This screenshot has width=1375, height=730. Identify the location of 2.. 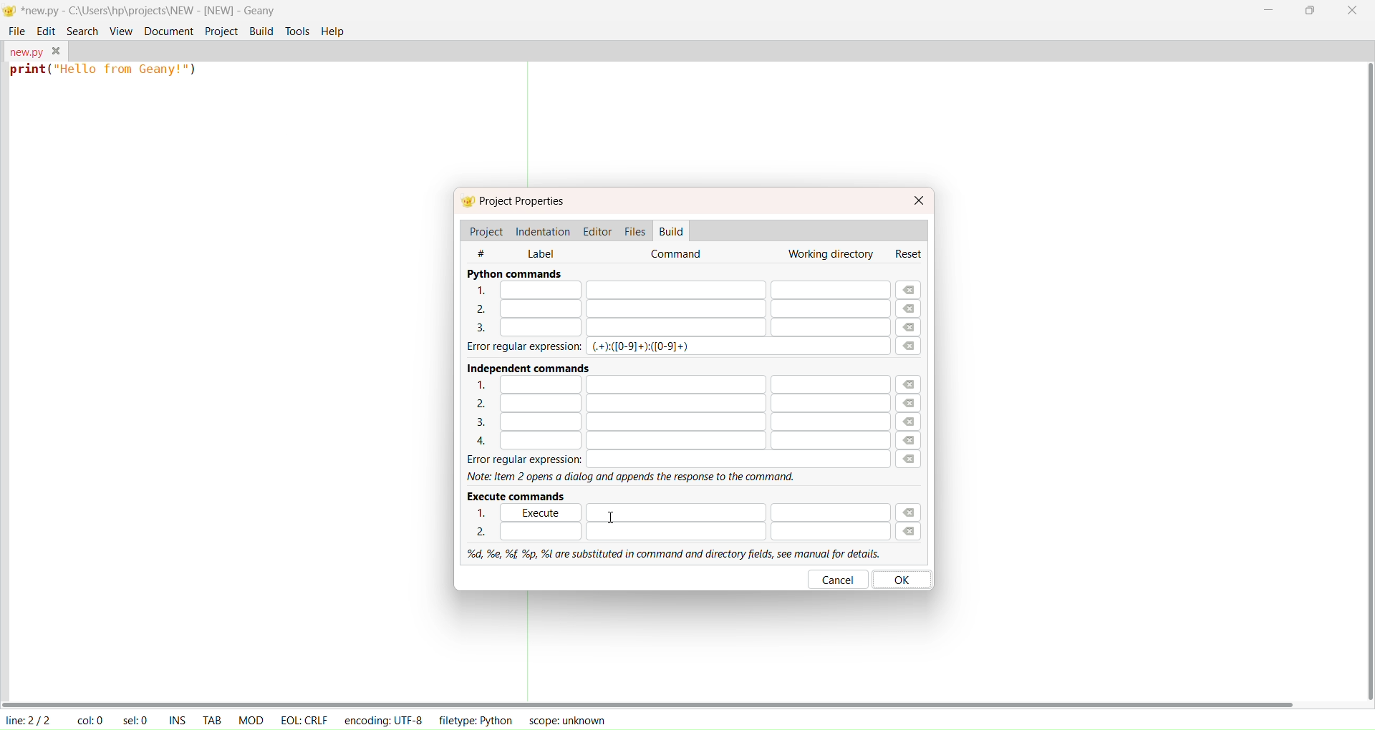
(670, 308).